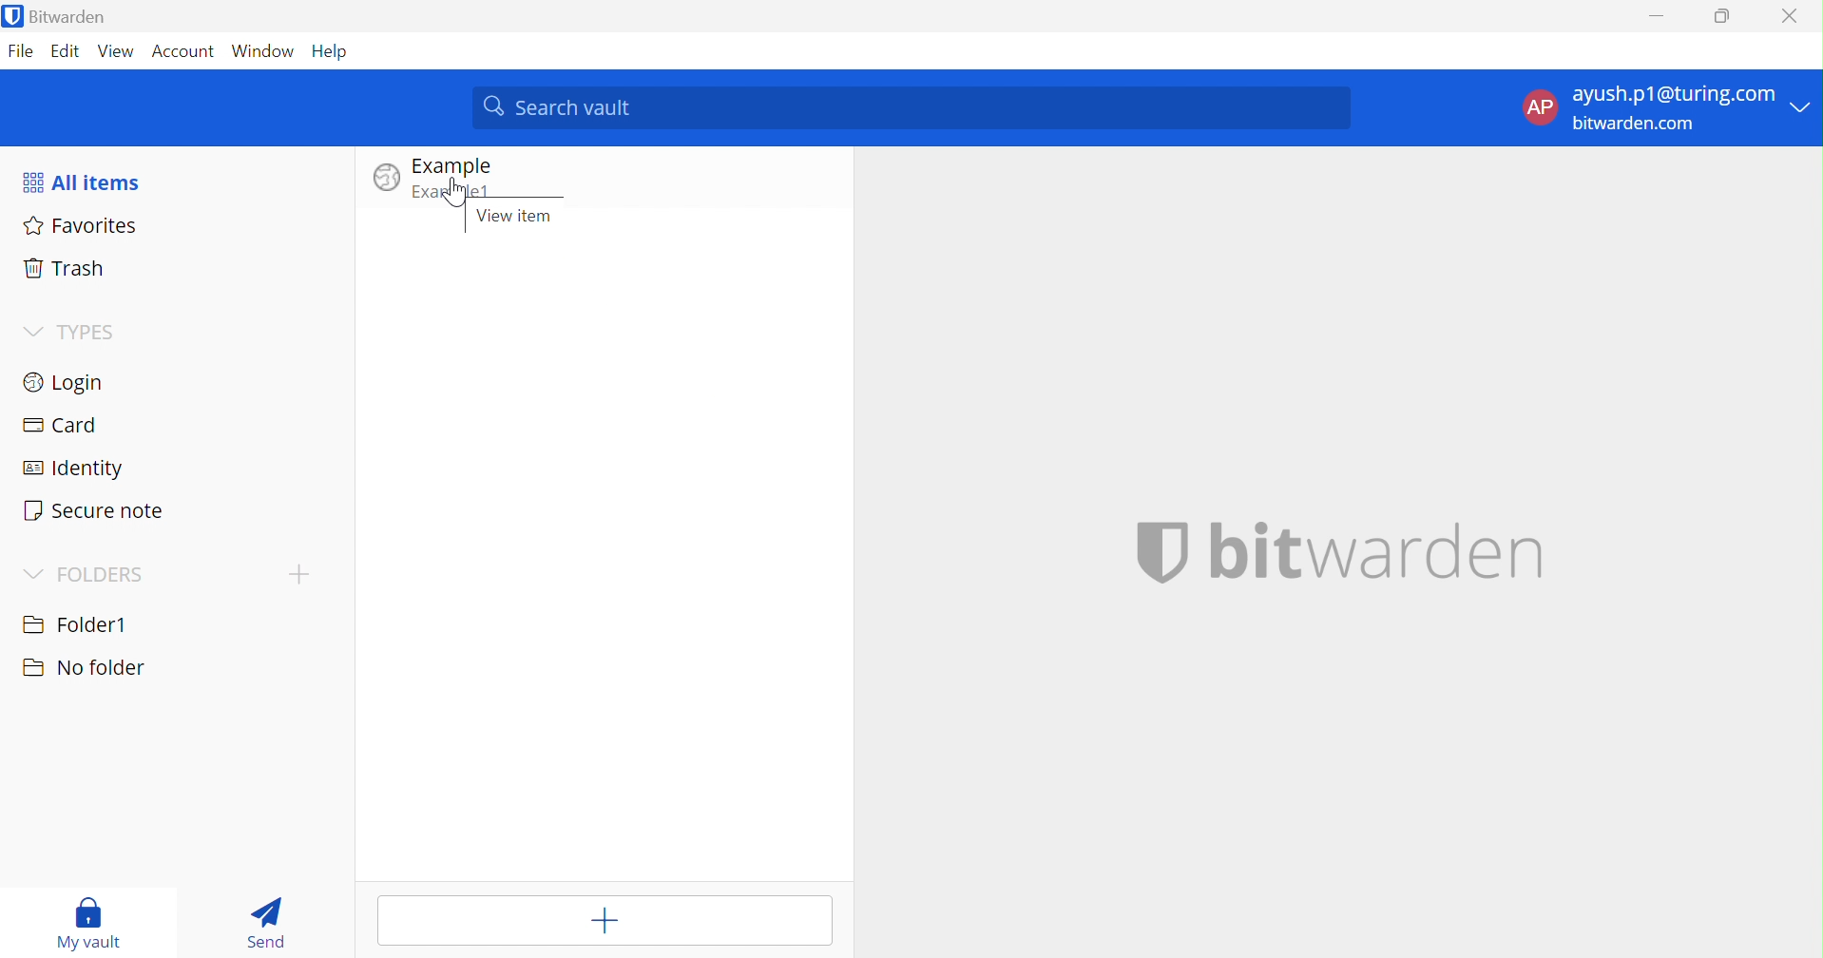  I want to click on AP, so click(1540, 108).